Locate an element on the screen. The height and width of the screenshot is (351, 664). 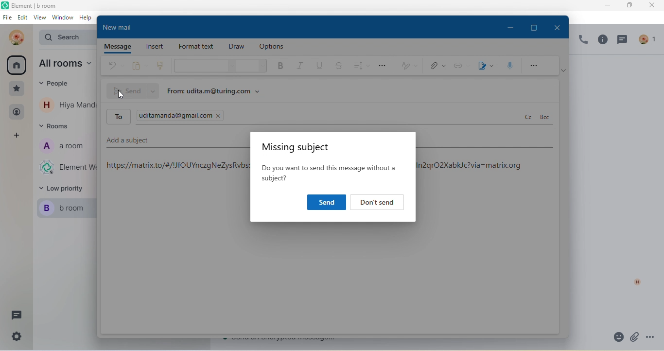
attachment is located at coordinates (436, 66).